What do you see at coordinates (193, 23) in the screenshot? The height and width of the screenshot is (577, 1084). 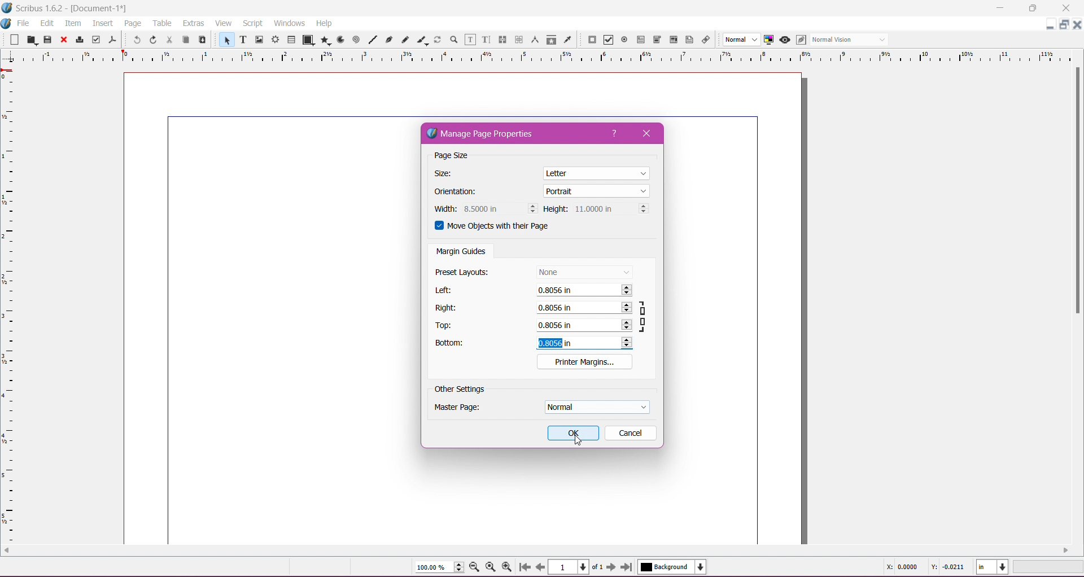 I see `Extras` at bounding box center [193, 23].